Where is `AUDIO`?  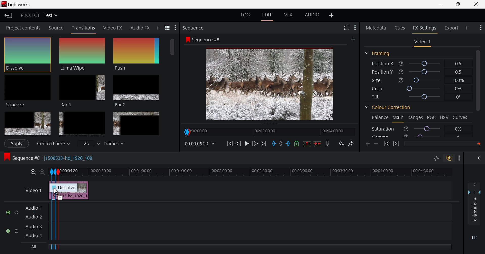
AUDIO is located at coordinates (312, 15).